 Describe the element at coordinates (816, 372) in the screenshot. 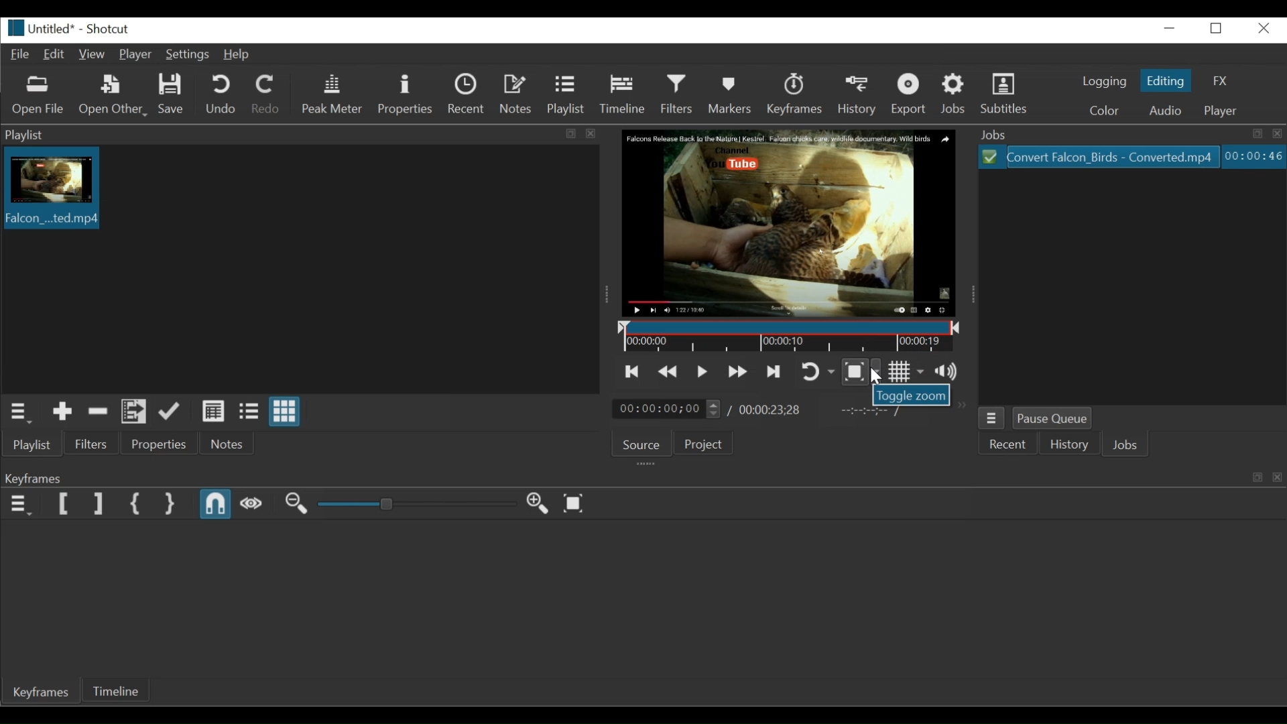

I see `Toggle player looping` at that location.